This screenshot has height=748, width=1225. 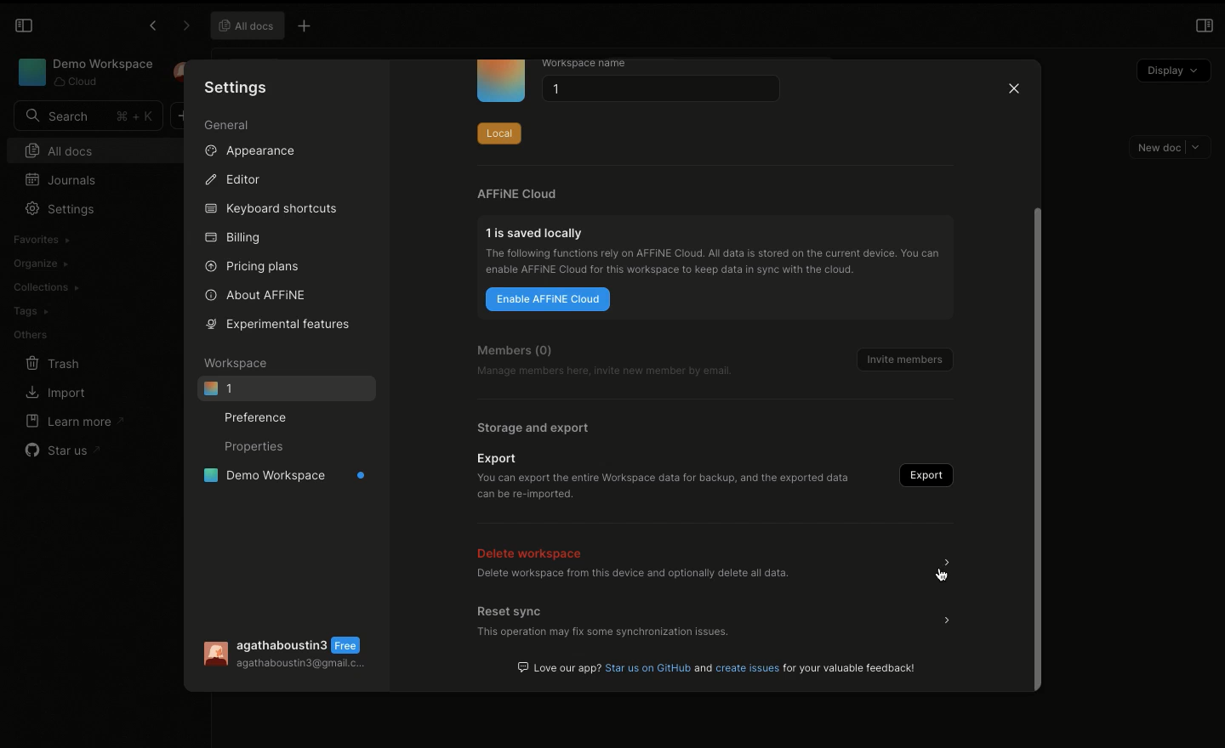 I want to click on Delete workspace, so click(x=533, y=551).